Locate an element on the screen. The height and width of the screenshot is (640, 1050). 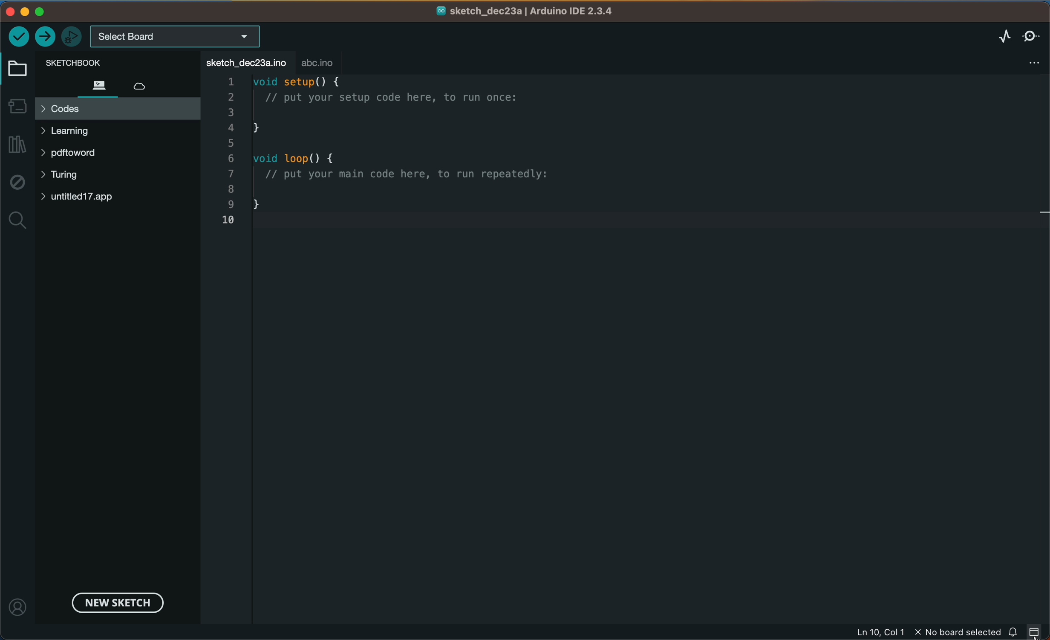
folder is located at coordinates (15, 67).